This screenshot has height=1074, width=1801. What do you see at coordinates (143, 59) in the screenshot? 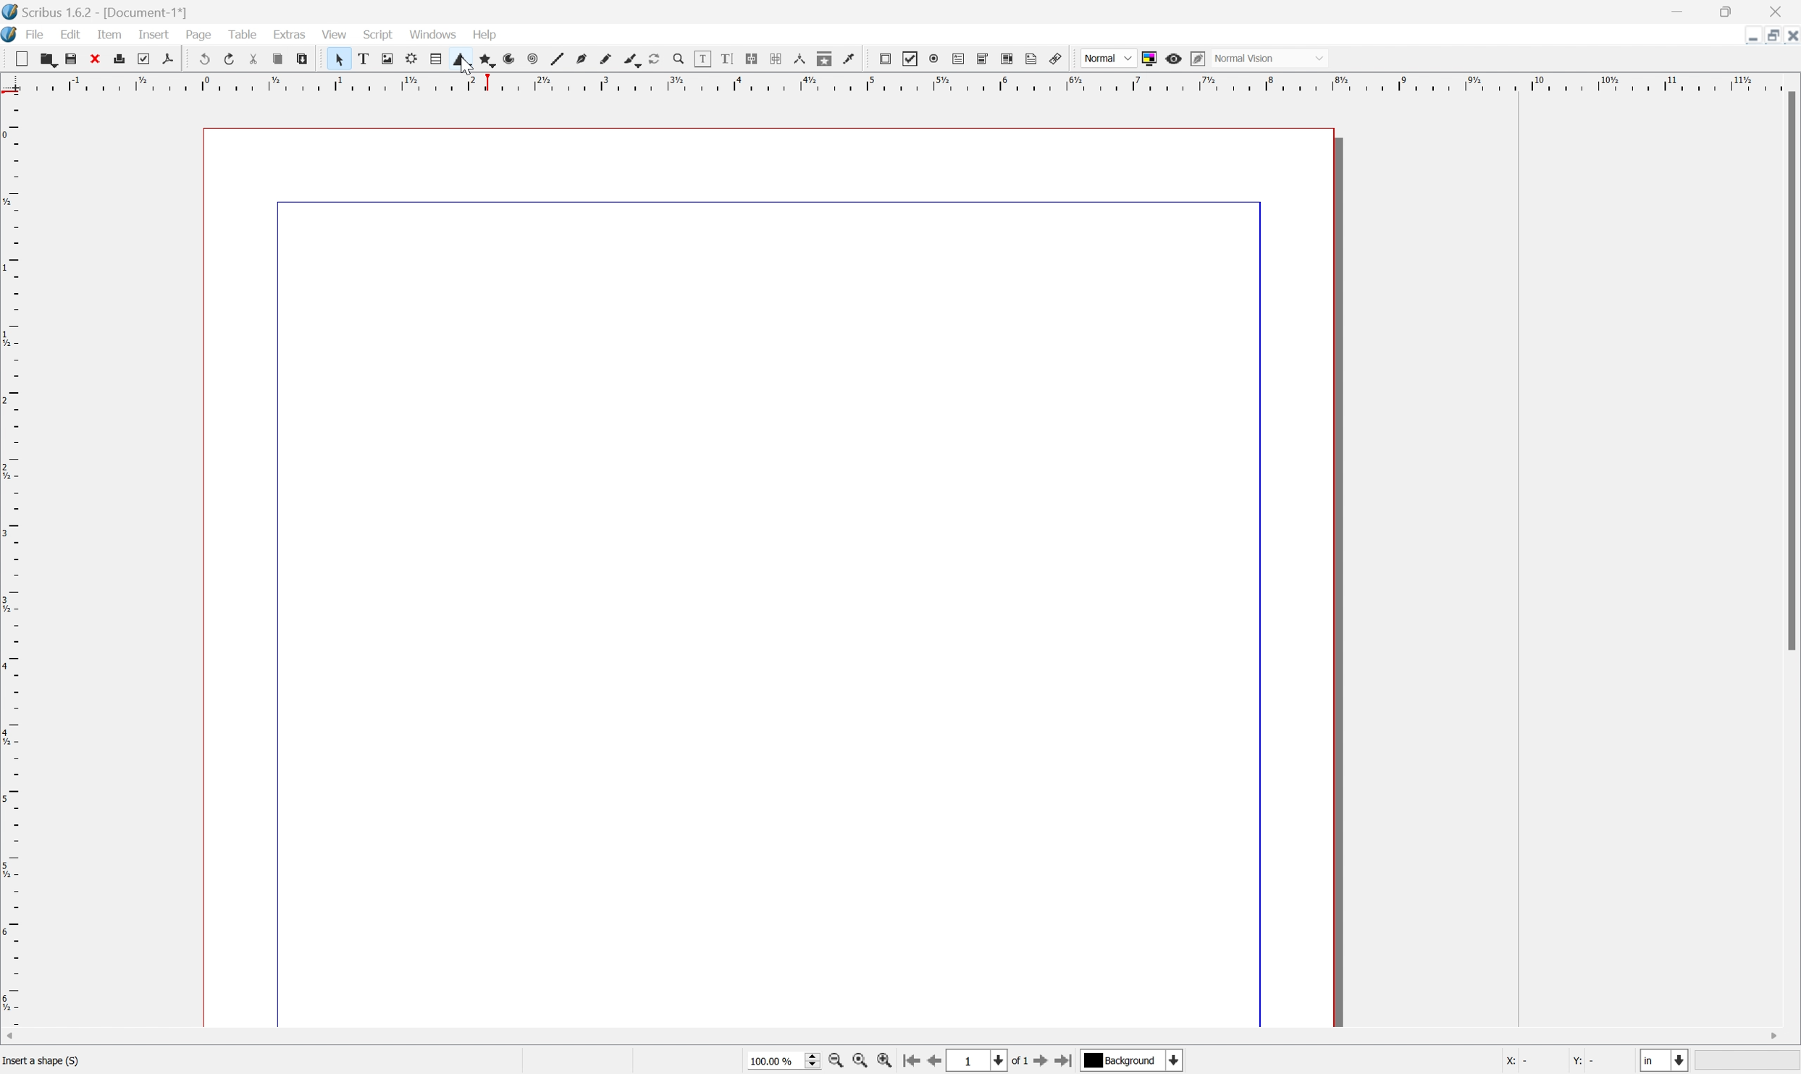
I see `Preflight verifier` at bounding box center [143, 59].